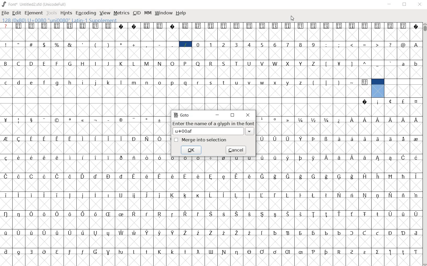  I want to click on Y, so click(301, 63).